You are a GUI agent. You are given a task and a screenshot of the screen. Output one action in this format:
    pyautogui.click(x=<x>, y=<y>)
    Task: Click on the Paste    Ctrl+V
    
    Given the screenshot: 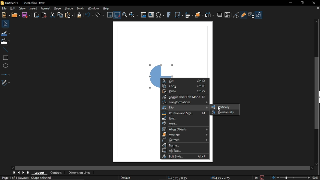 What is the action you would take?
    pyautogui.click(x=184, y=91)
    